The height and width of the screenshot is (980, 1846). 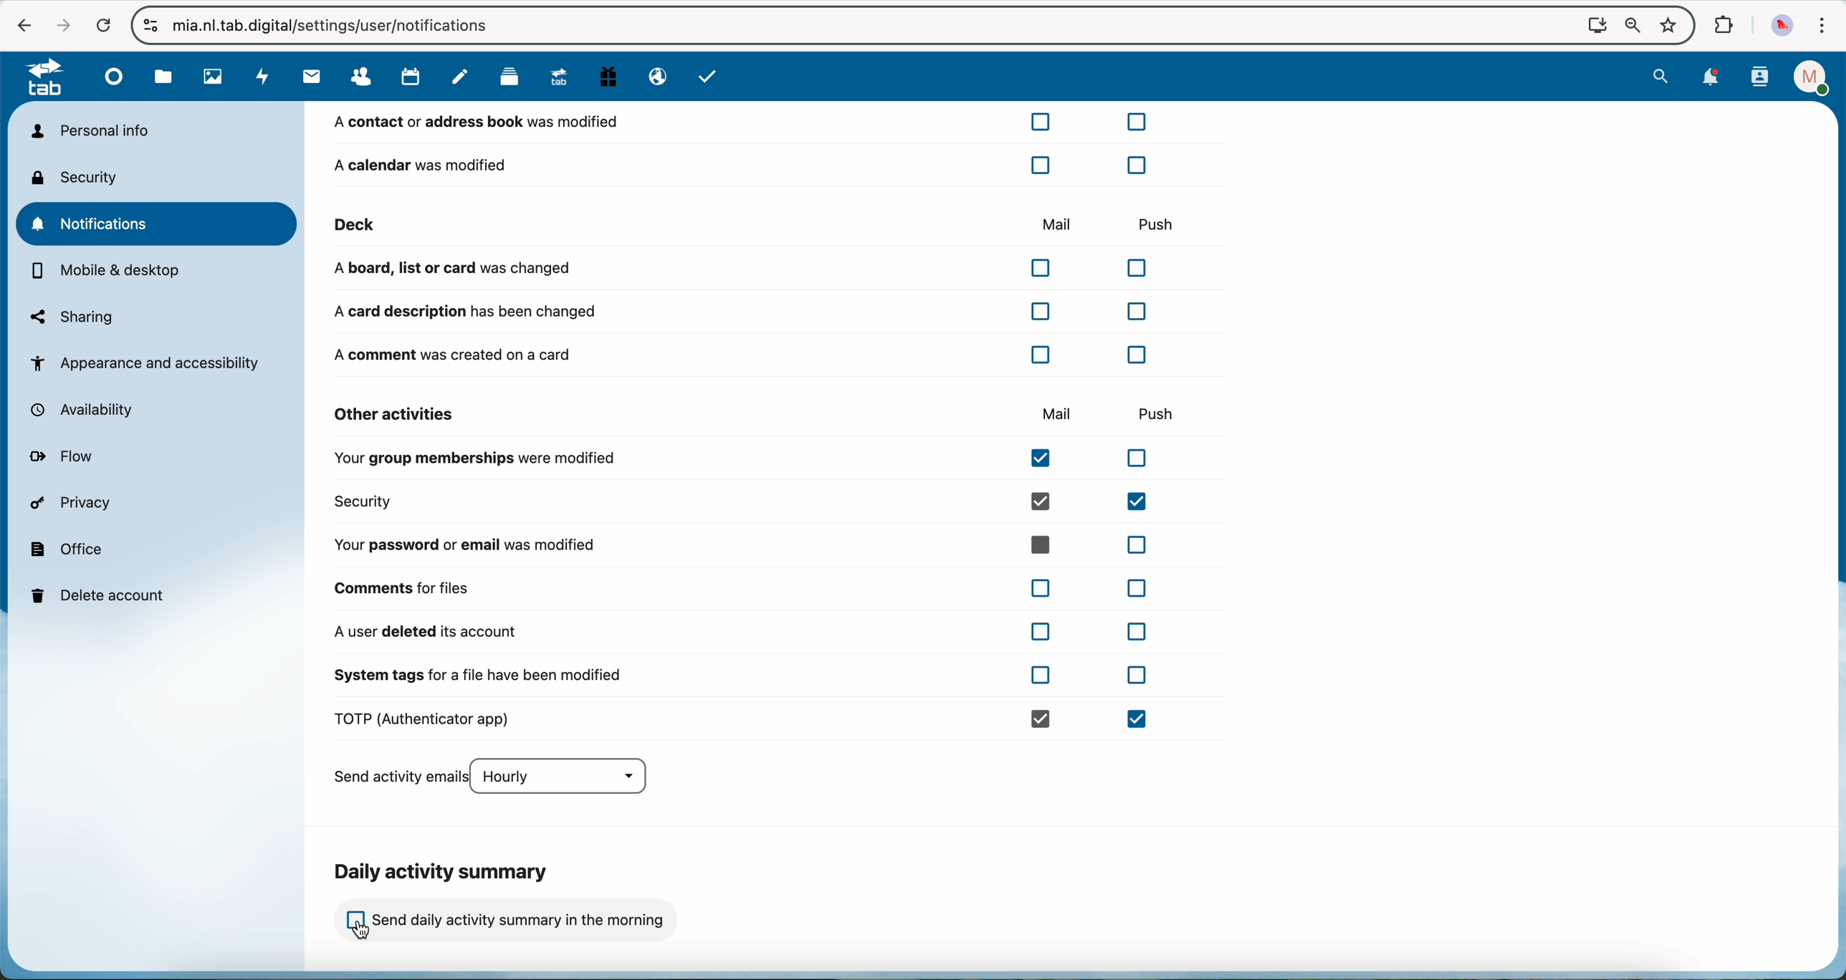 What do you see at coordinates (1053, 222) in the screenshot?
I see `mail` at bounding box center [1053, 222].